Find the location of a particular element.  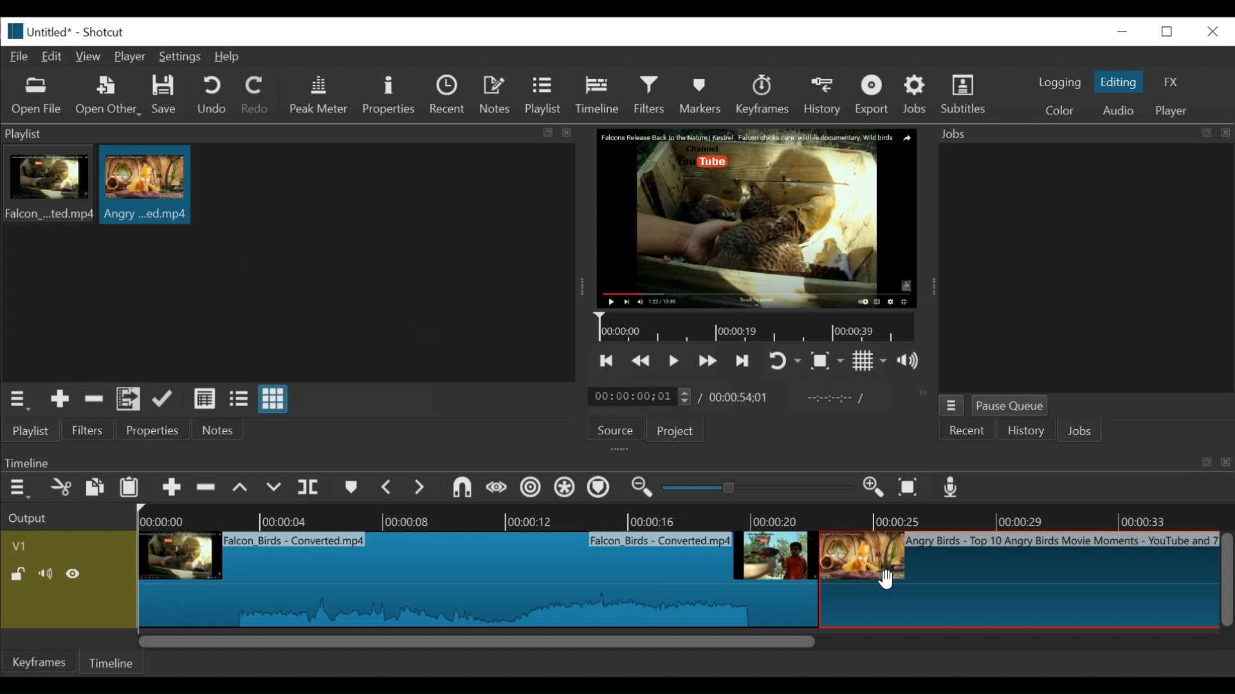

Add files to playlist is located at coordinates (129, 401).